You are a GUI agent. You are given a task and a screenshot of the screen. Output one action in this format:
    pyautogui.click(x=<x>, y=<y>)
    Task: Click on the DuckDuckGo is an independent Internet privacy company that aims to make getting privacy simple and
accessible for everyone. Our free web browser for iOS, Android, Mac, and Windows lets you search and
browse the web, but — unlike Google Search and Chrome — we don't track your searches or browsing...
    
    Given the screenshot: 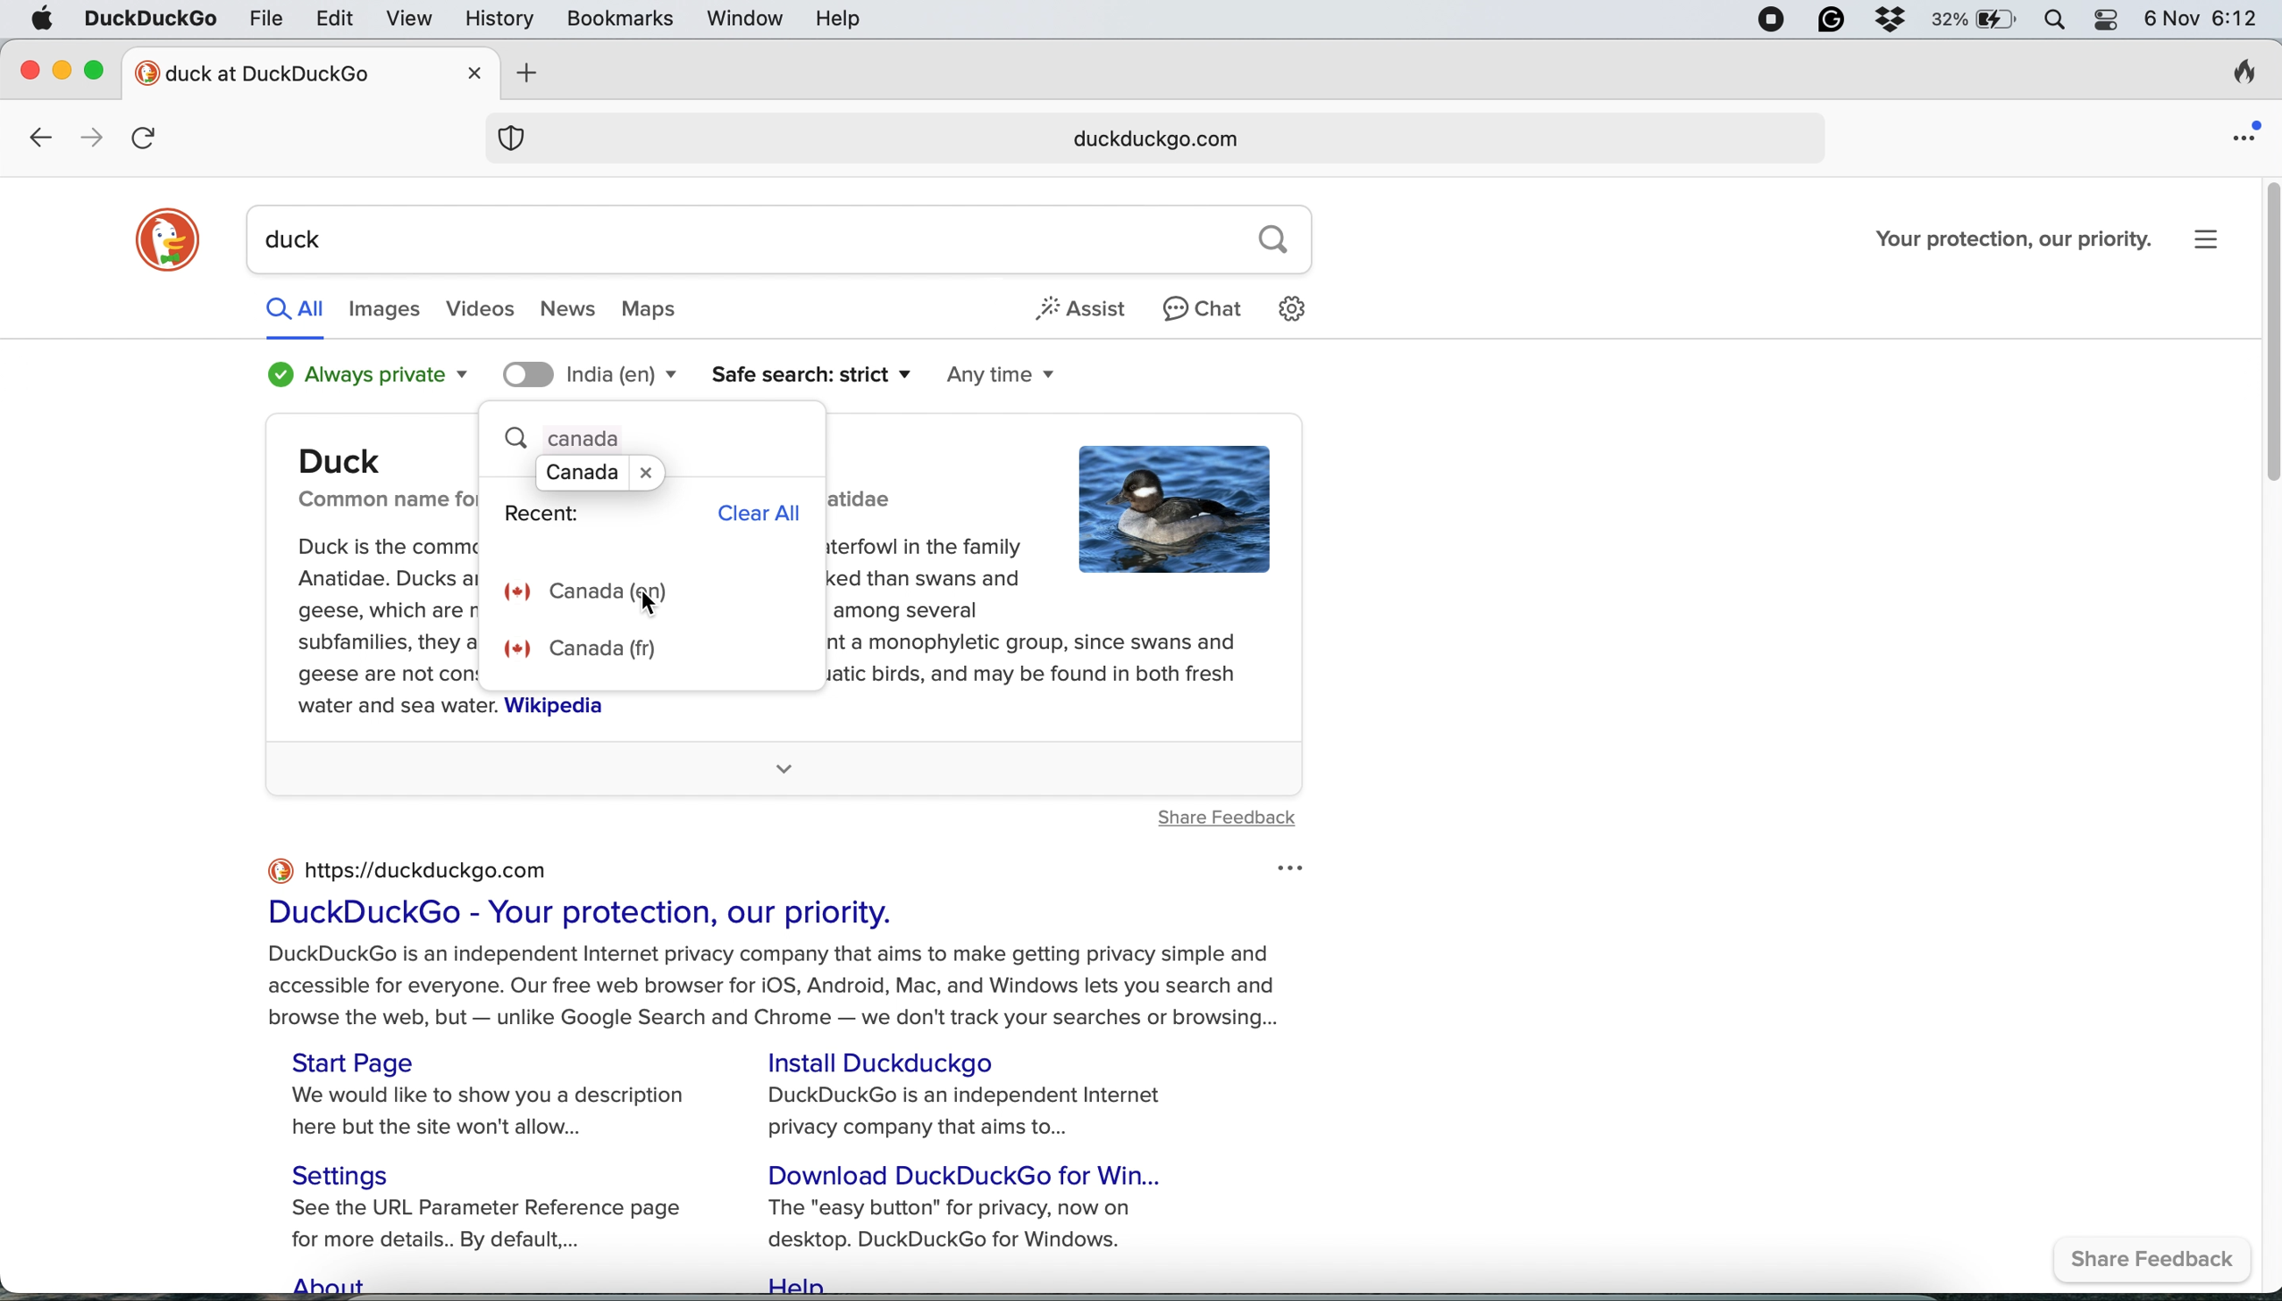 What is the action you would take?
    pyautogui.click(x=779, y=988)
    